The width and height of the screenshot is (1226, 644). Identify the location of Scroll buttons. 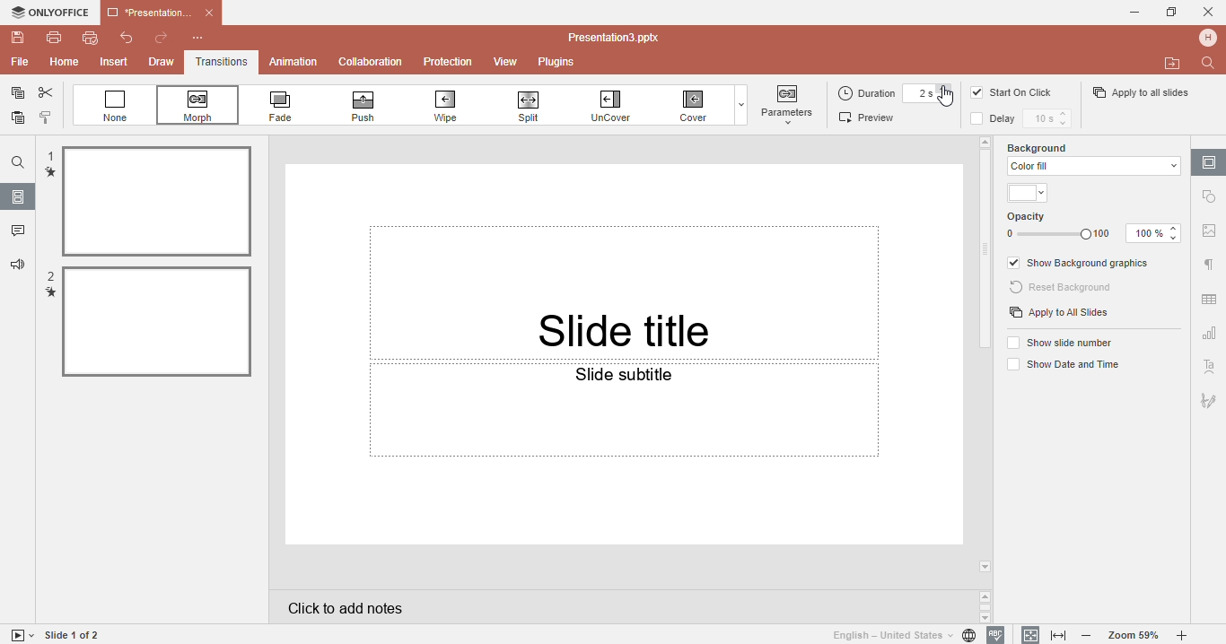
(986, 606).